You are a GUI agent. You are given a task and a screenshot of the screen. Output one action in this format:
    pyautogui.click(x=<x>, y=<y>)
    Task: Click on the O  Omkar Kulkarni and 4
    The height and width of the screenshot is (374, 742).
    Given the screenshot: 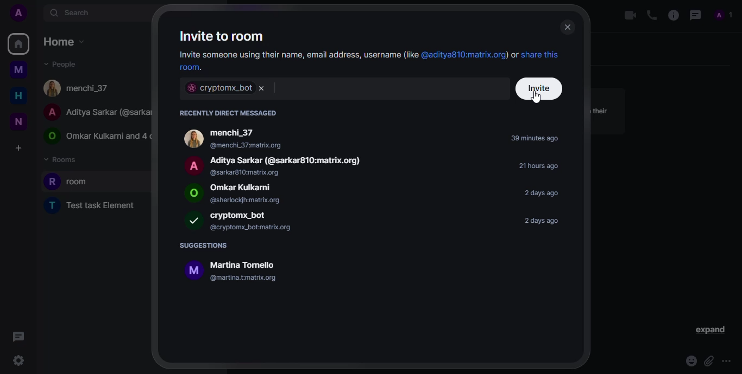 What is the action you would take?
    pyautogui.click(x=96, y=137)
    